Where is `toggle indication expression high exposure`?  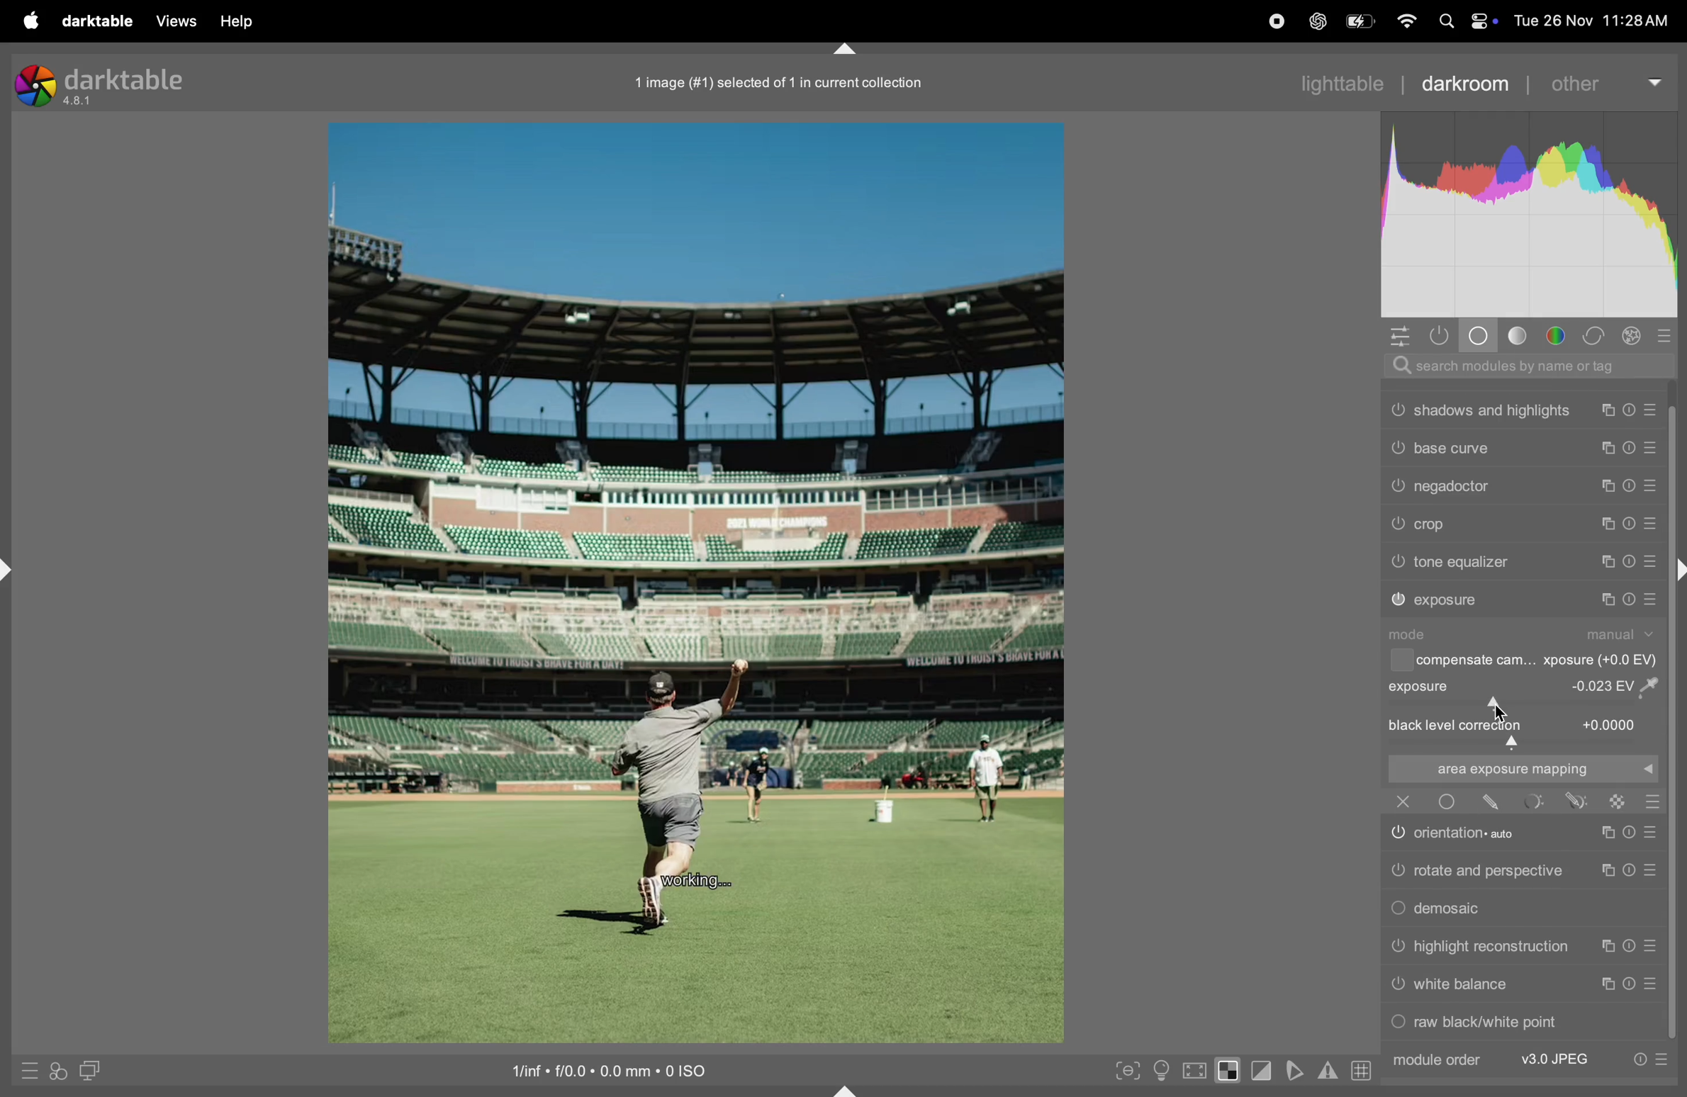 toggle indication expression high exposure is located at coordinates (1230, 1070).